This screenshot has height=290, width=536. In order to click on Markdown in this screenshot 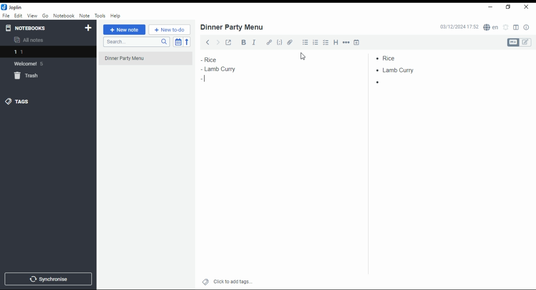, I will do `click(513, 42)`.